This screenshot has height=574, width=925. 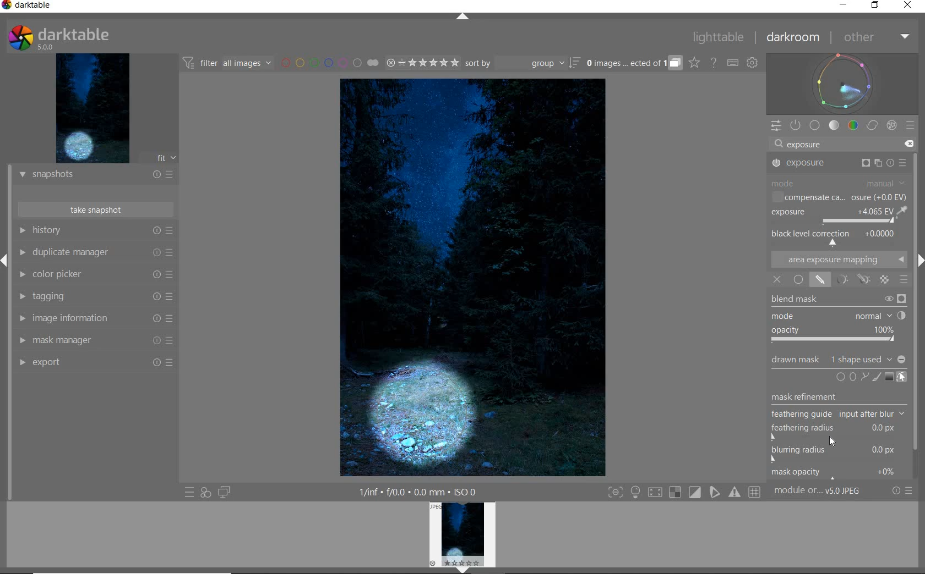 I want to click on COLOR PICKER, so click(x=95, y=275).